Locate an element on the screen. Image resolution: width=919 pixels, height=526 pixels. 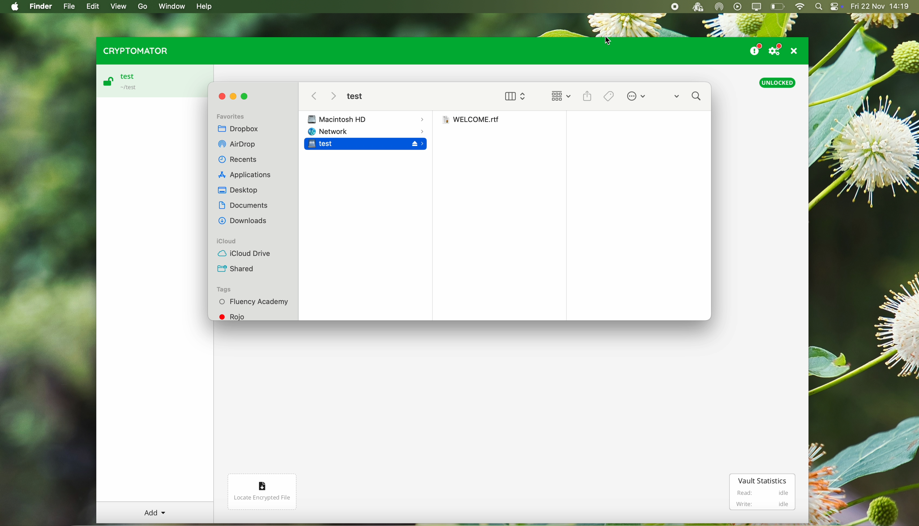
previous is located at coordinates (313, 96).